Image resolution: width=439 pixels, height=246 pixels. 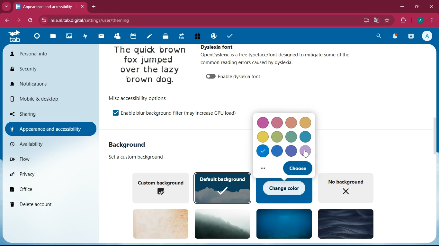 I want to click on desktop, so click(x=366, y=20).